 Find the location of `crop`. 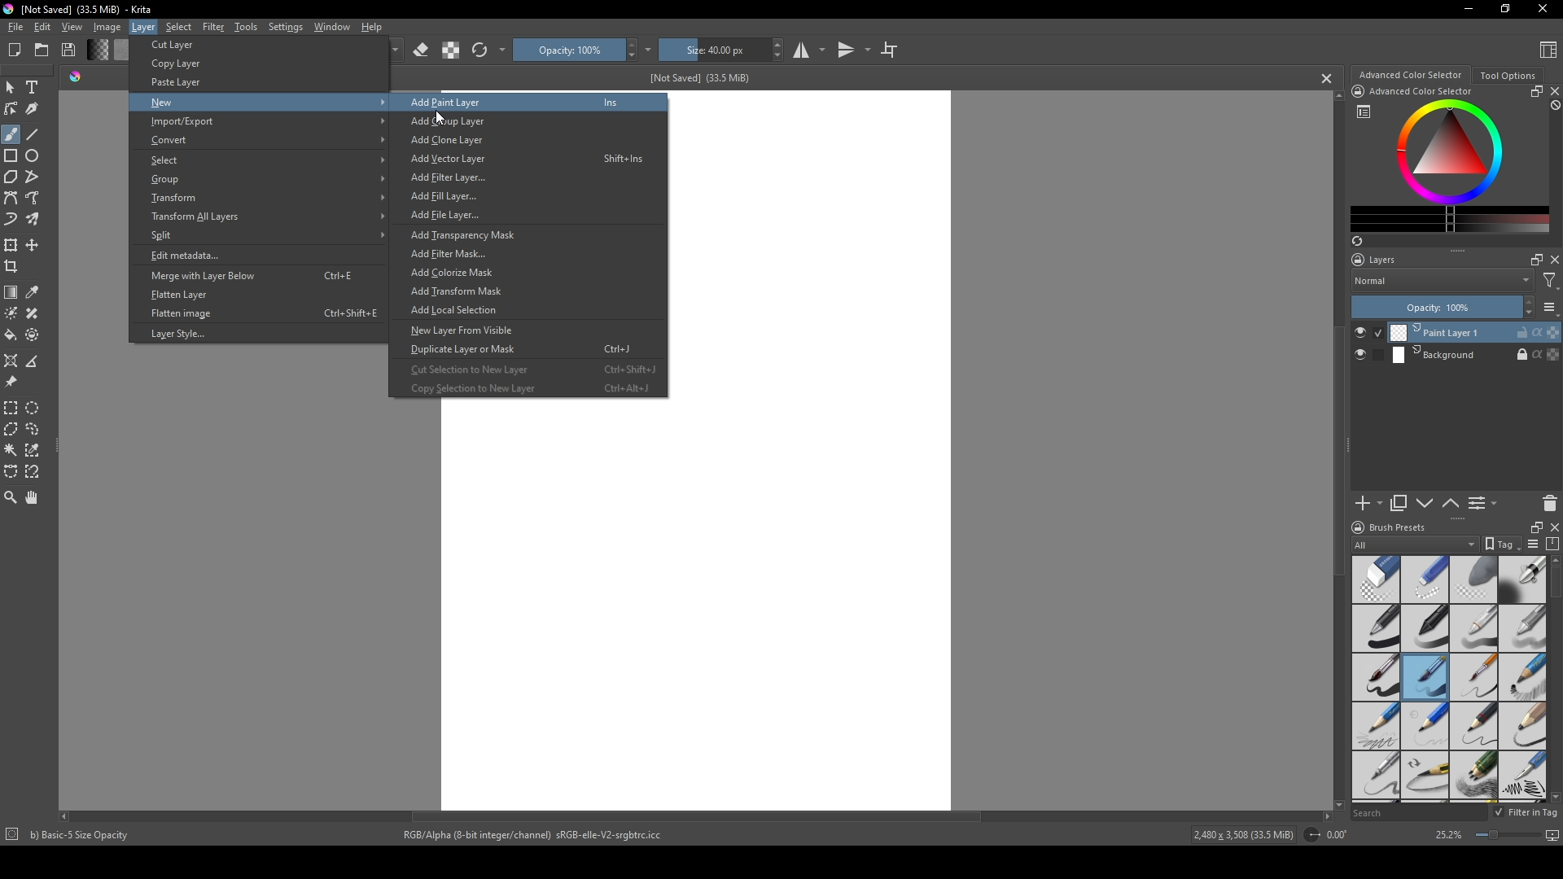

crop is located at coordinates (889, 49).